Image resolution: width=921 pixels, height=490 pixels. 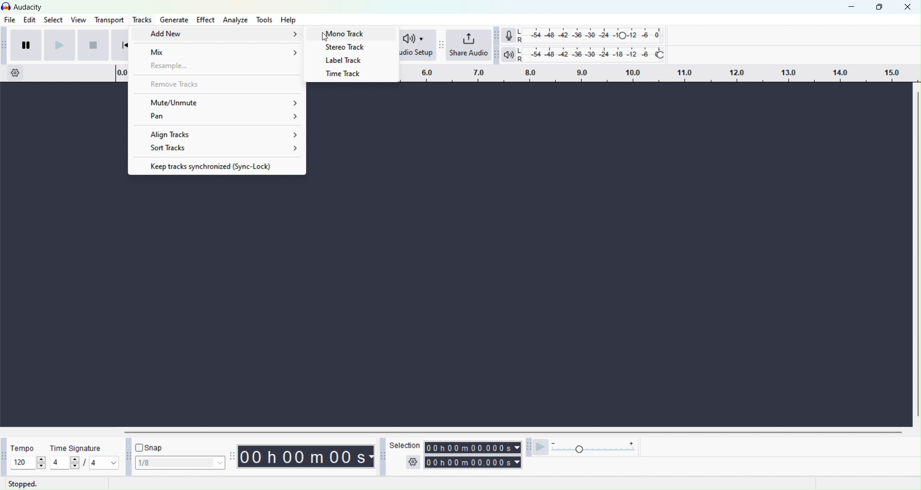 What do you see at coordinates (441, 46) in the screenshot?
I see `Audacity share audio toolbar` at bounding box center [441, 46].